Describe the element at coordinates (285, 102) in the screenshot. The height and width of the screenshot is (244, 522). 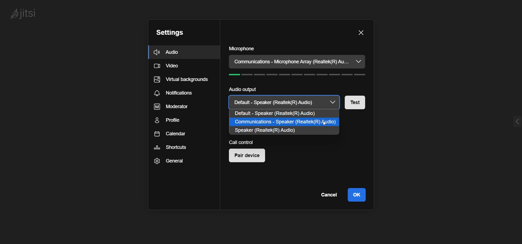
I see `audio output` at that location.